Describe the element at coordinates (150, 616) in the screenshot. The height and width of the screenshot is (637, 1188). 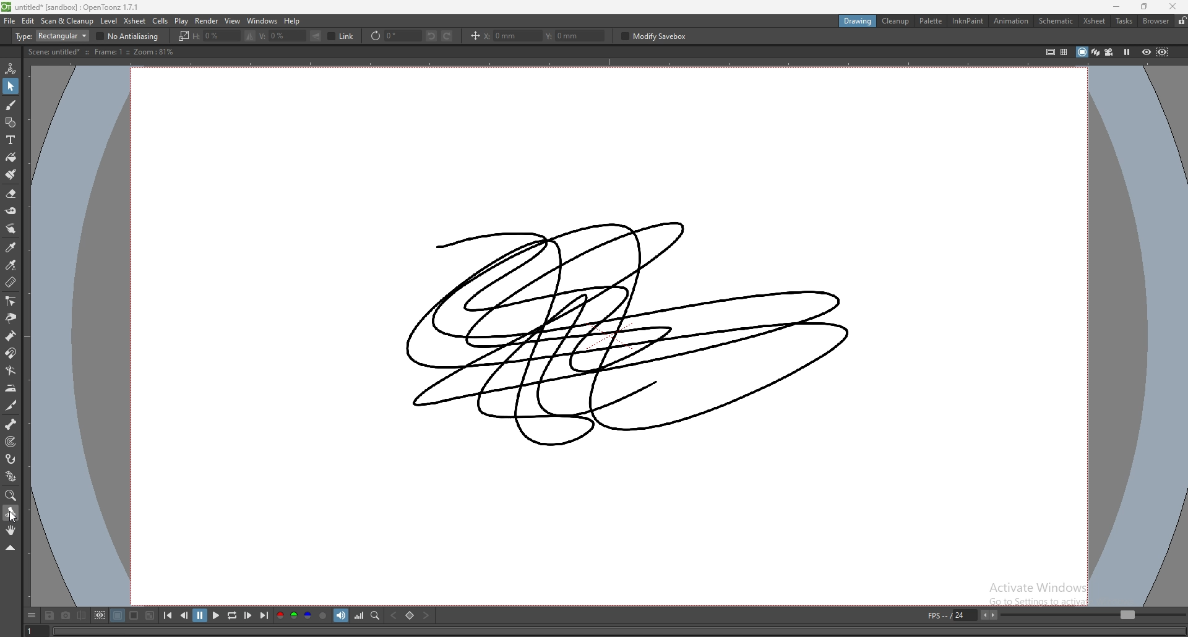
I see `checkered background` at that location.